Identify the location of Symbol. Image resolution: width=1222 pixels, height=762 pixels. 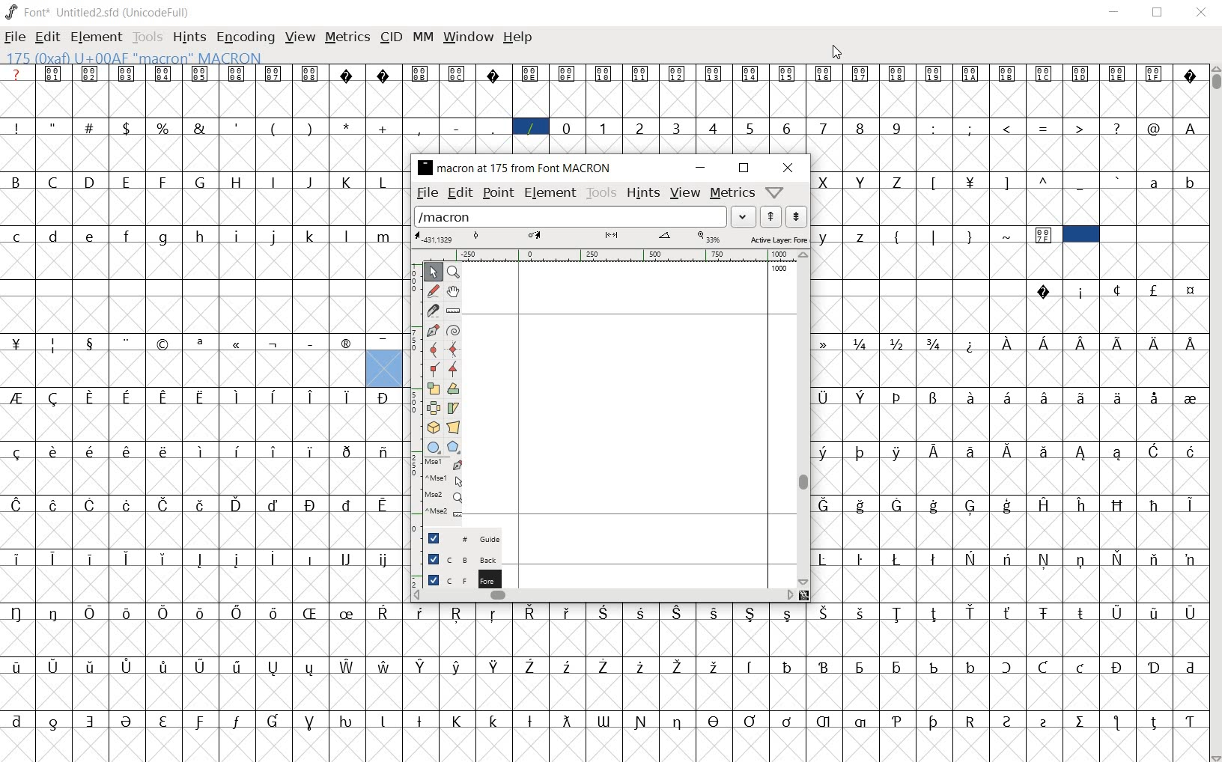
(1153, 398).